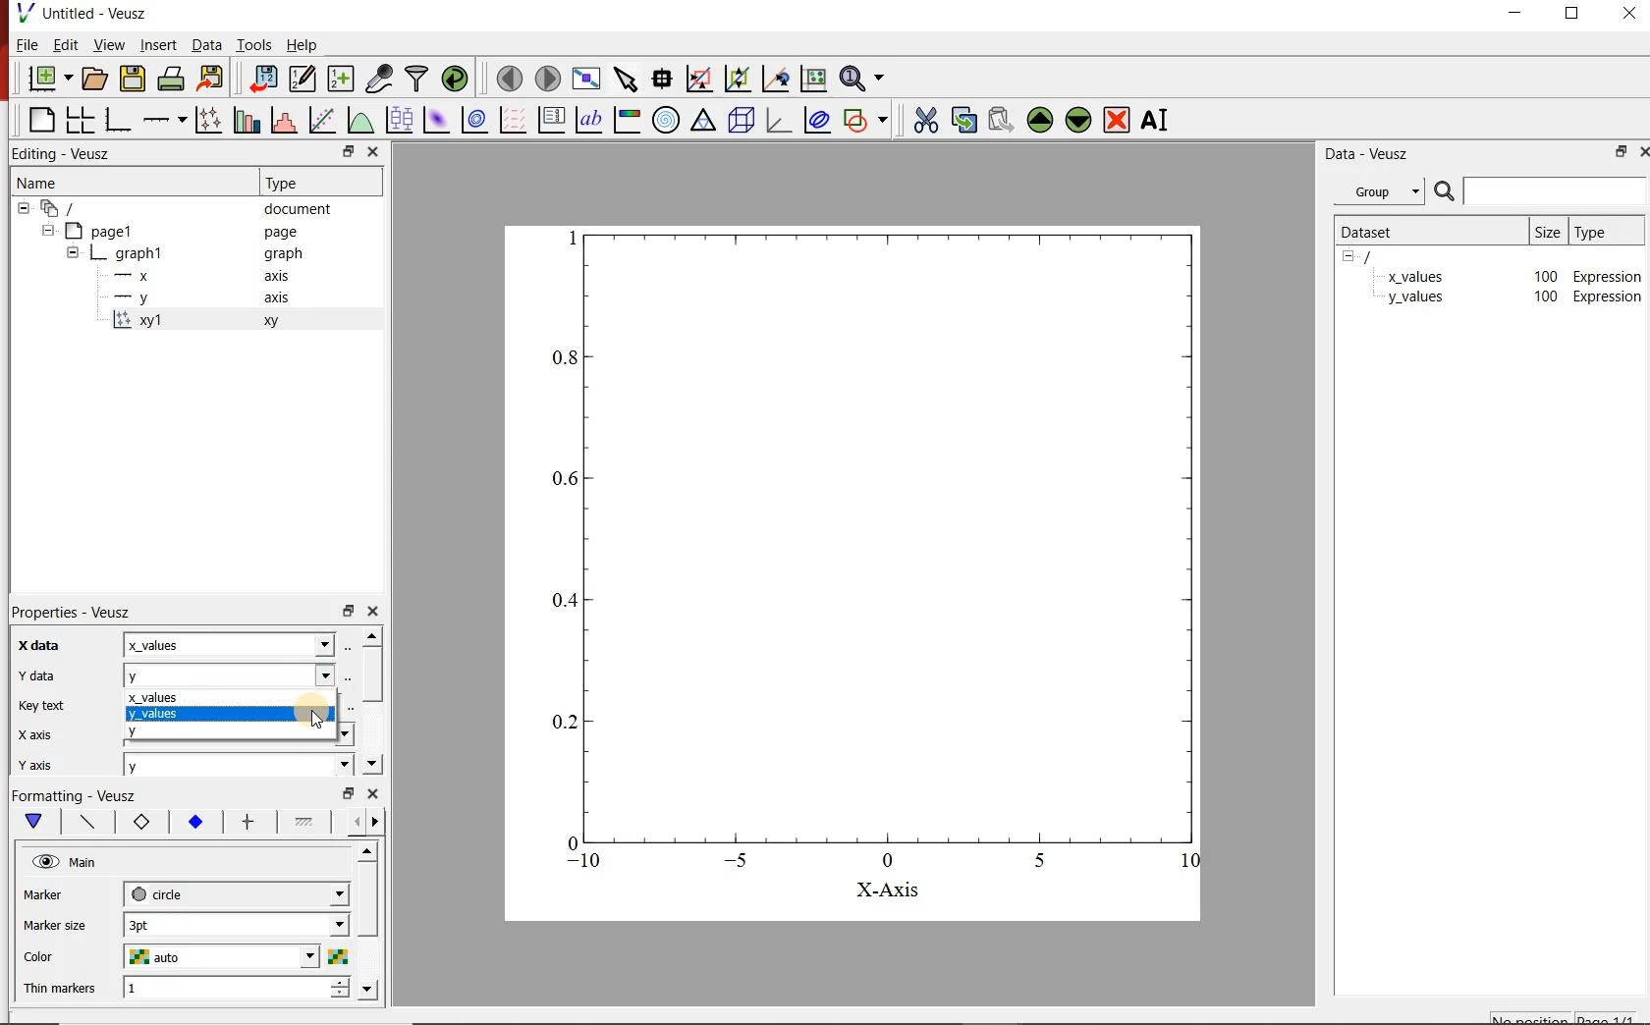 The image size is (1650, 1025). What do you see at coordinates (417, 79) in the screenshot?
I see `filter data` at bounding box center [417, 79].